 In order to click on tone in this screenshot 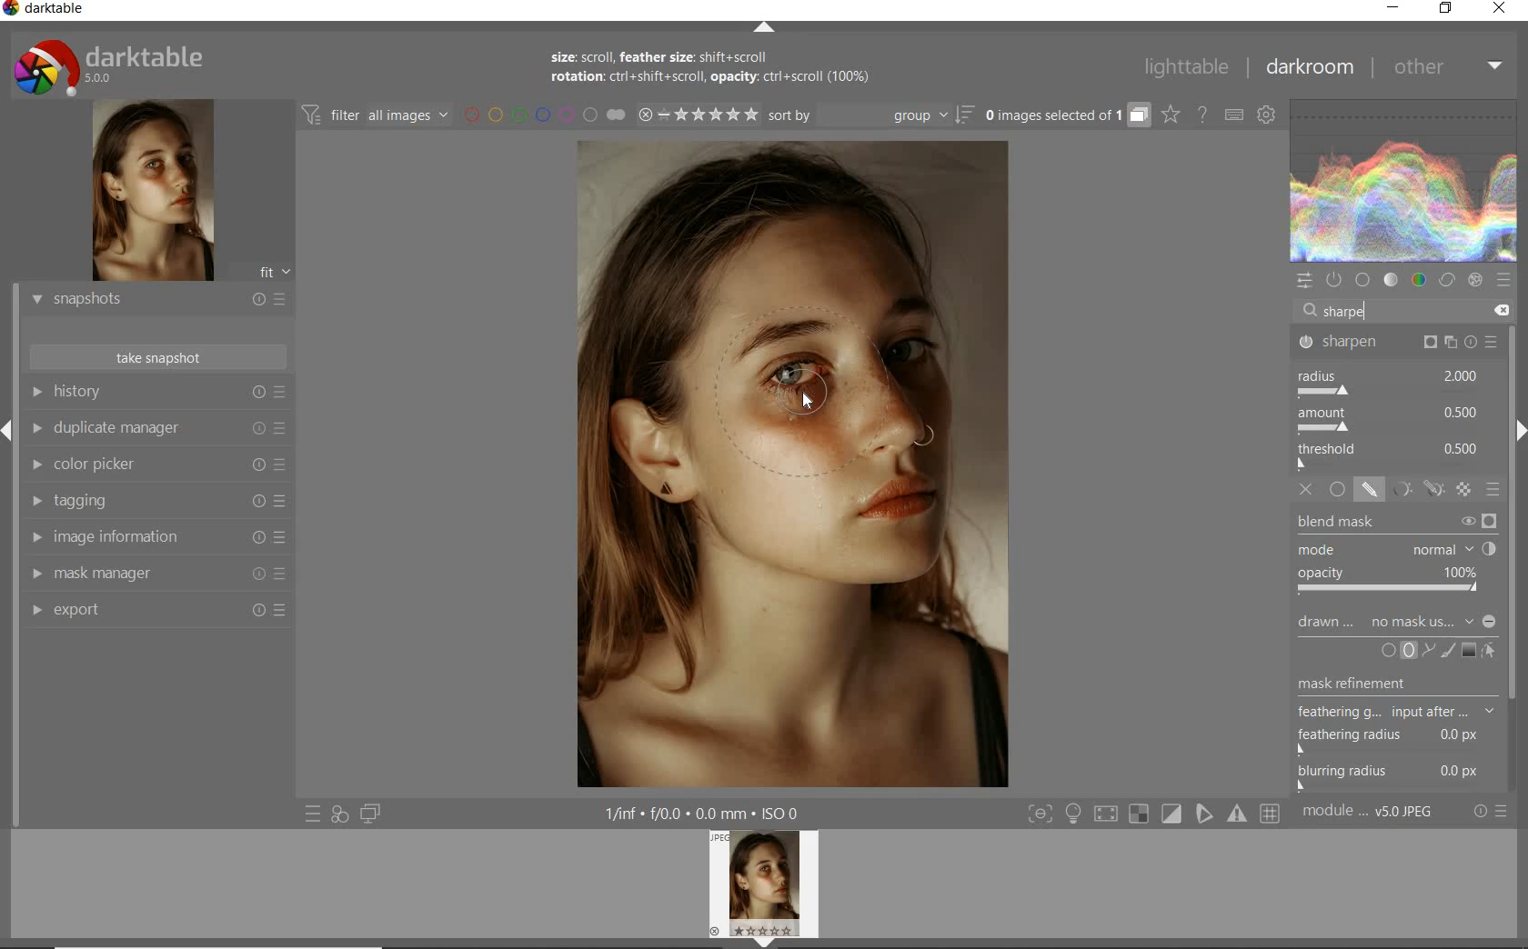, I will do `click(1392, 280)`.